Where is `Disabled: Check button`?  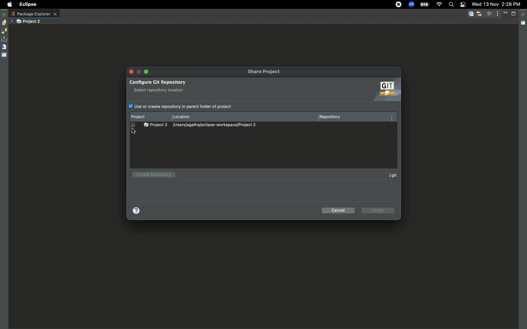 Disabled: Check button is located at coordinates (134, 125).